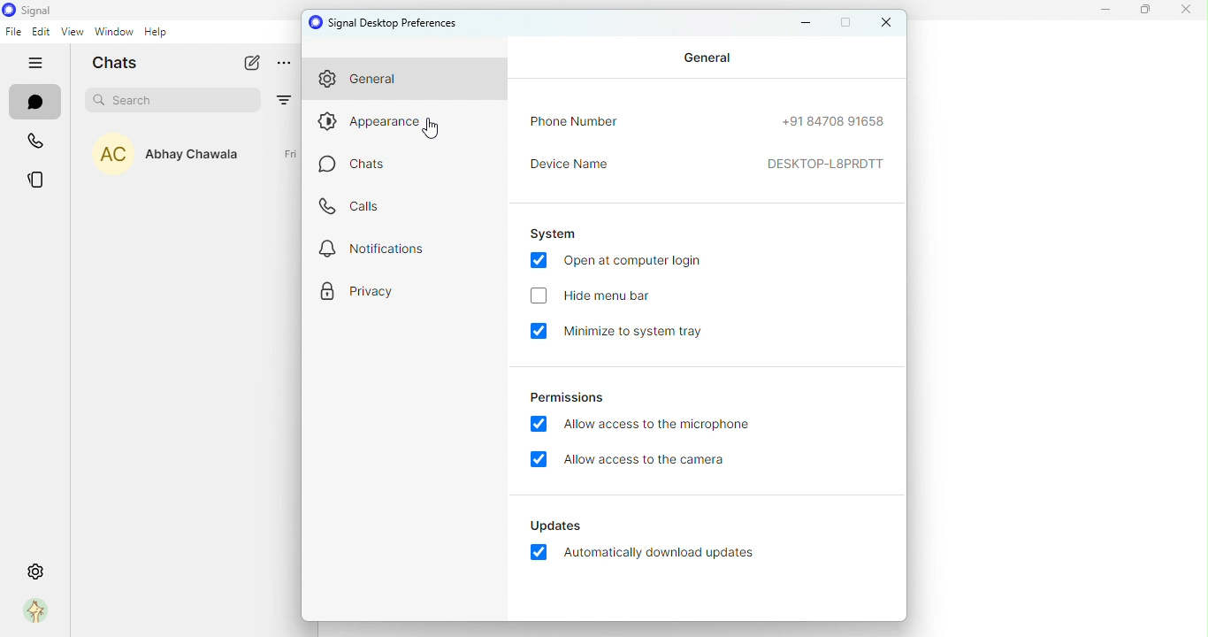 This screenshot has height=637, width=1208. What do you see at coordinates (712, 59) in the screenshot?
I see `general` at bounding box center [712, 59].